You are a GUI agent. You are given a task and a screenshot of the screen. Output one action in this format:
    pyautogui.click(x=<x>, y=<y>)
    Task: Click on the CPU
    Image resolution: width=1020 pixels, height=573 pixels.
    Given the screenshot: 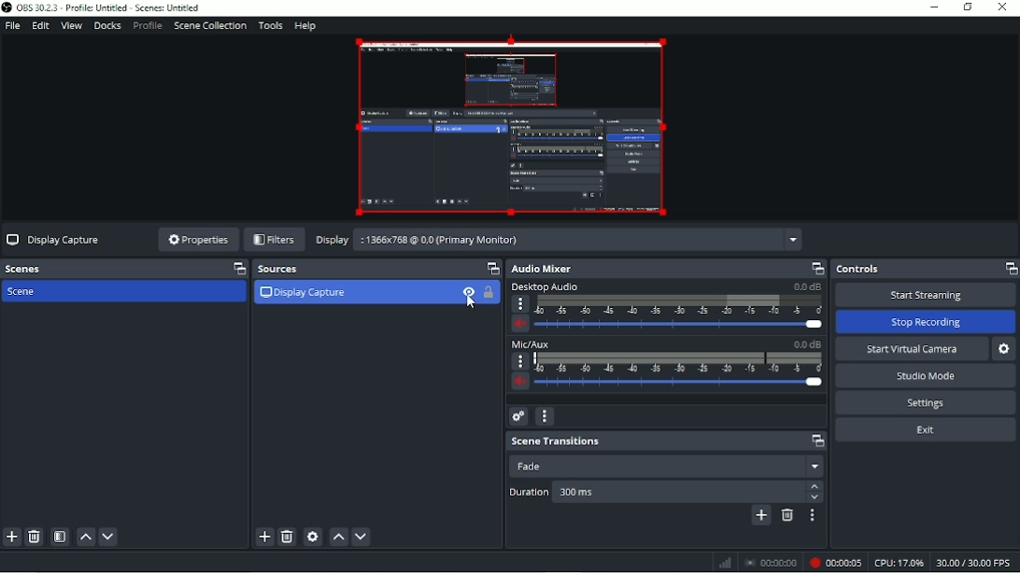 What is the action you would take?
    pyautogui.click(x=899, y=563)
    